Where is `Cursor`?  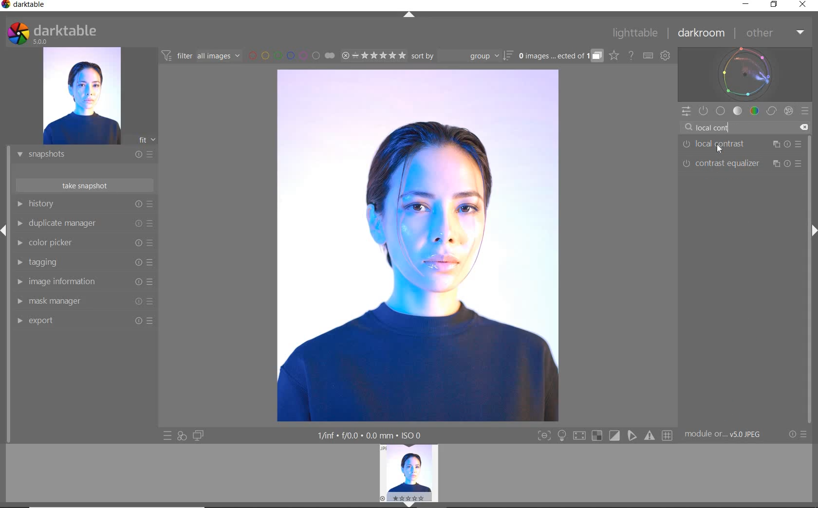
Cursor is located at coordinates (720, 148).